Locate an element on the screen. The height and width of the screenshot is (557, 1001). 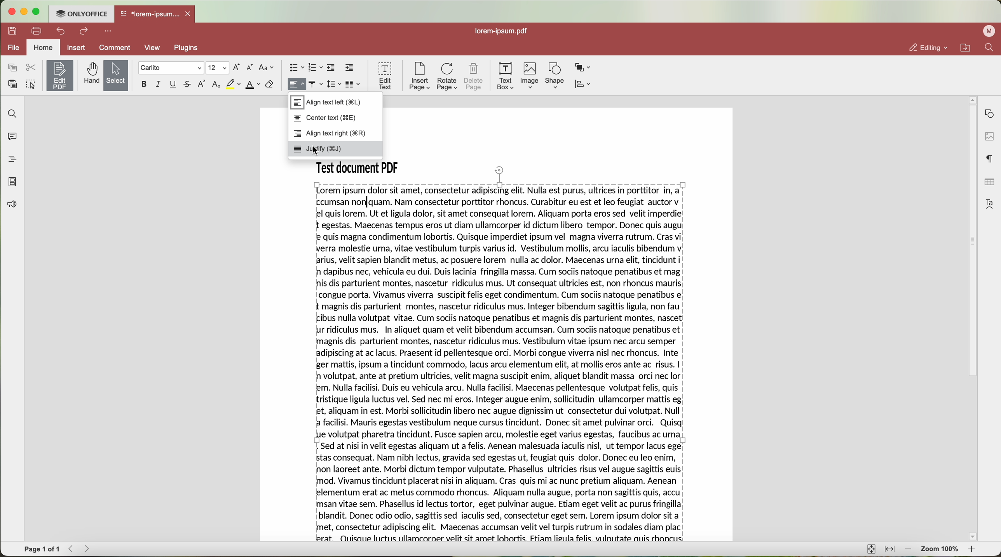
feedback & support is located at coordinates (14, 205).